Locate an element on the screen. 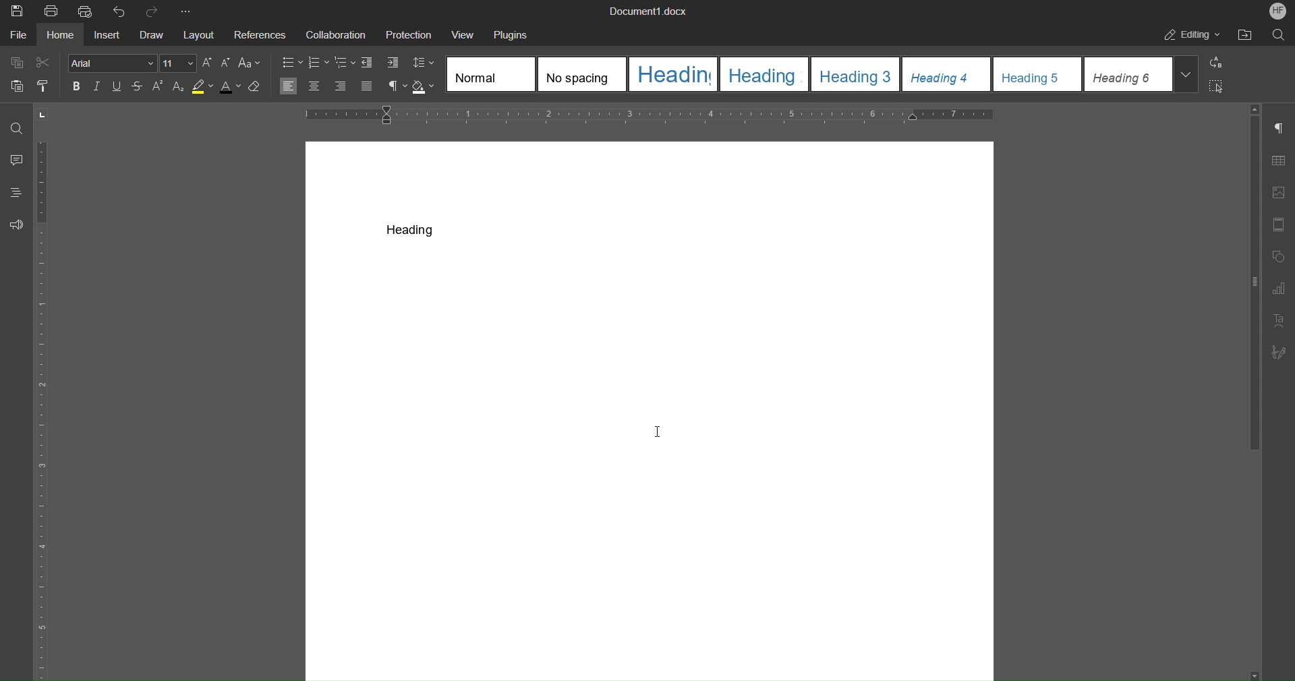  View is located at coordinates (463, 33).